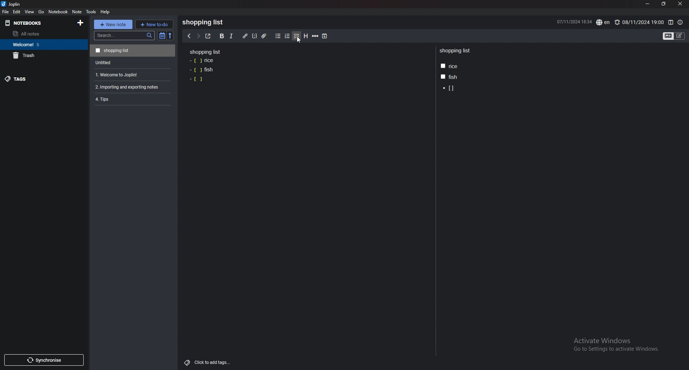  I want to click on notebook, so click(58, 11).